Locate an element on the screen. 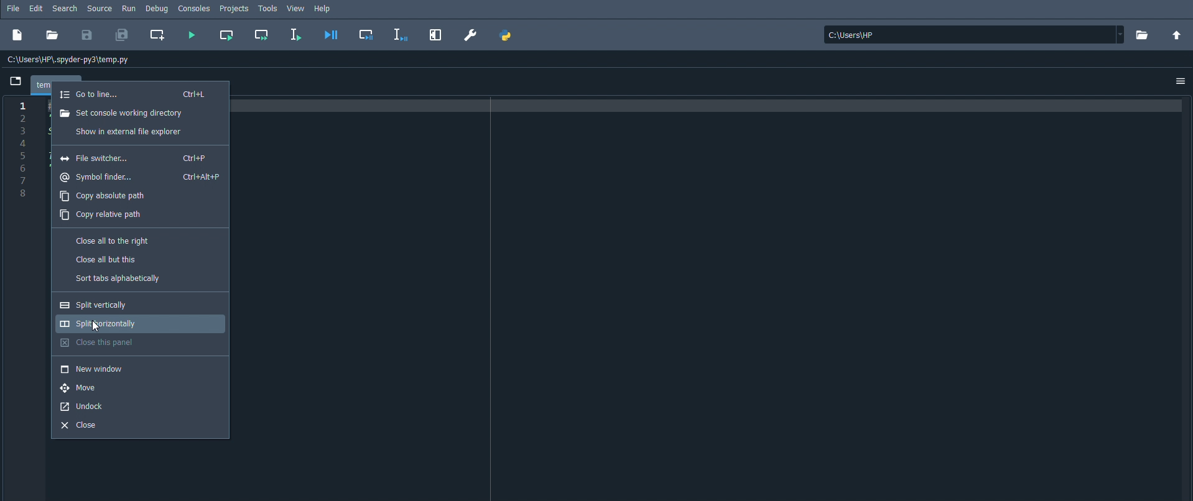  Run current cell and go to the next one is located at coordinates (261, 35).